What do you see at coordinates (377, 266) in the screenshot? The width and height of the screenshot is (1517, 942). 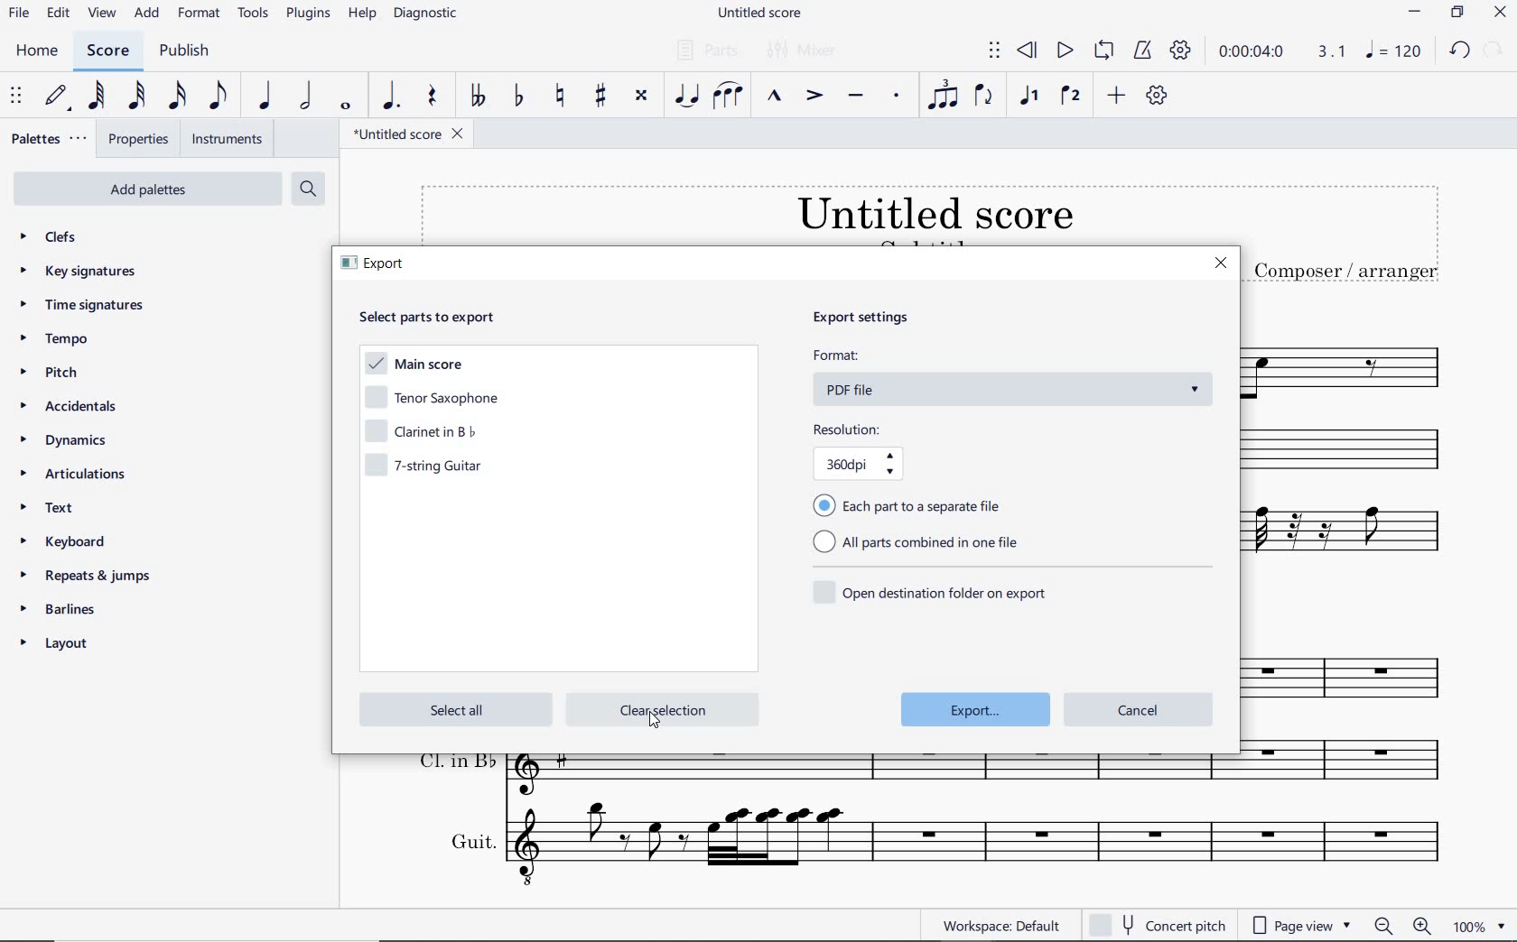 I see `export` at bounding box center [377, 266].